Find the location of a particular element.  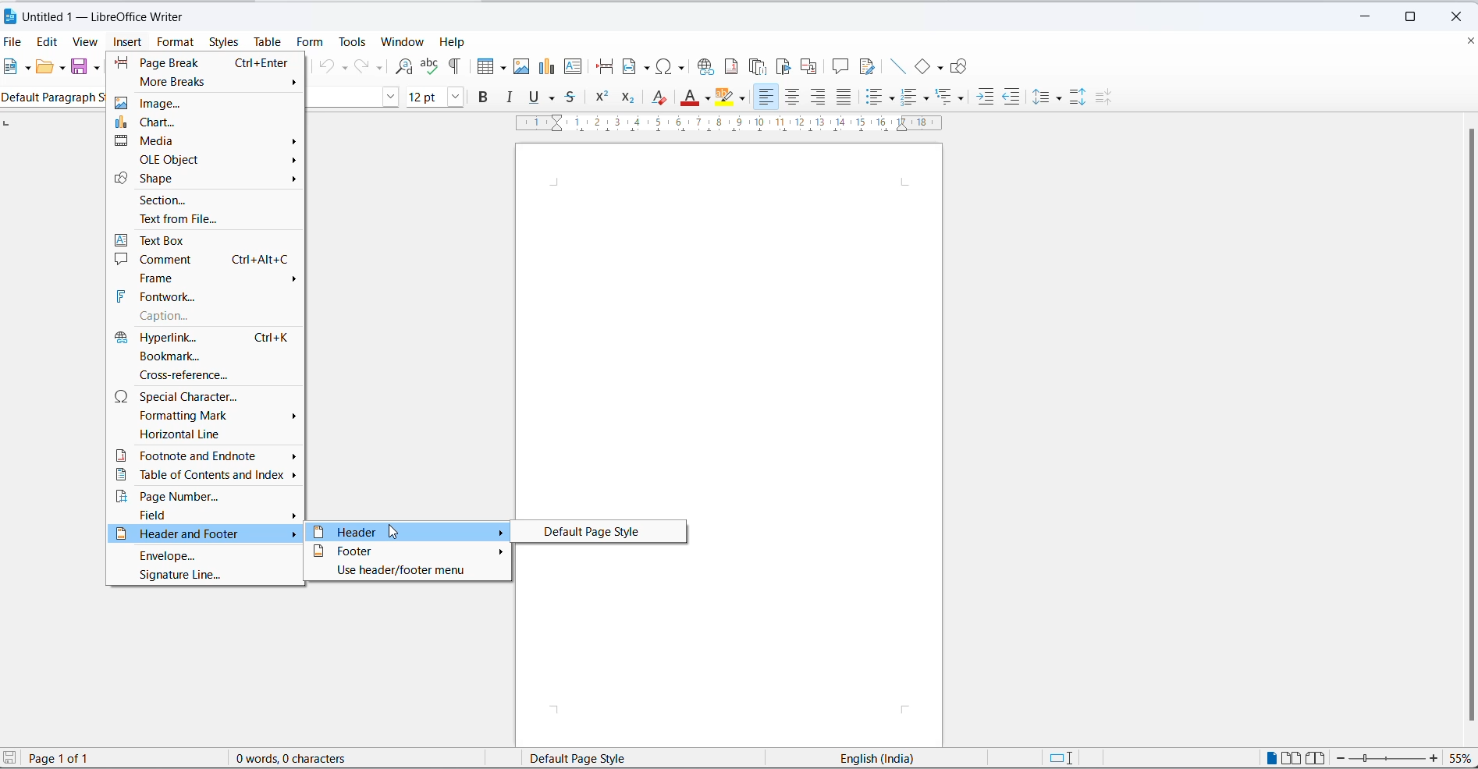

cursor is located at coordinates (391, 532).